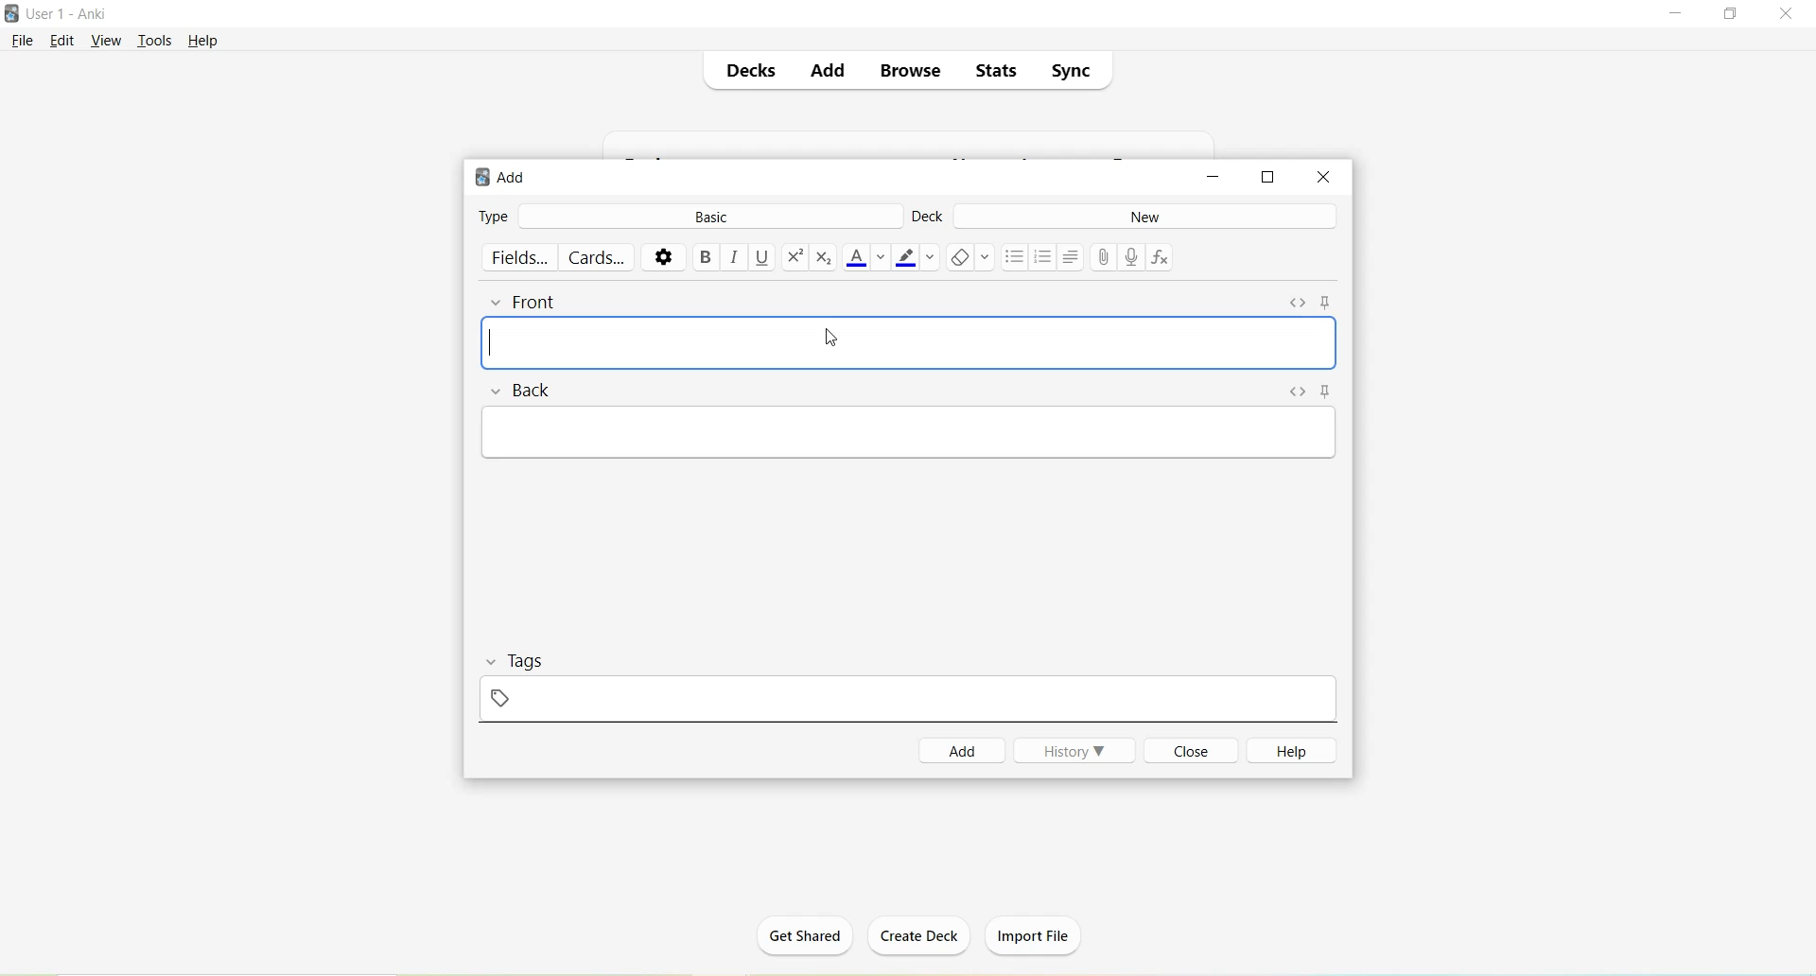 This screenshot has height=976, width=1816. What do you see at coordinates (866, 258) in the screenshot?
I see `Text color` at bounding box center [866, 258].